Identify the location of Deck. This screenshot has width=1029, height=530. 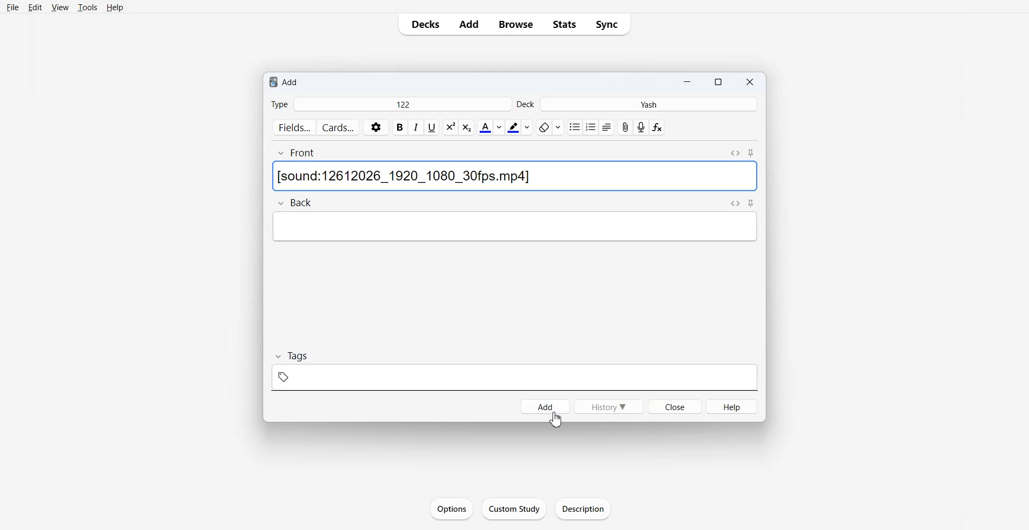
(525, 104).